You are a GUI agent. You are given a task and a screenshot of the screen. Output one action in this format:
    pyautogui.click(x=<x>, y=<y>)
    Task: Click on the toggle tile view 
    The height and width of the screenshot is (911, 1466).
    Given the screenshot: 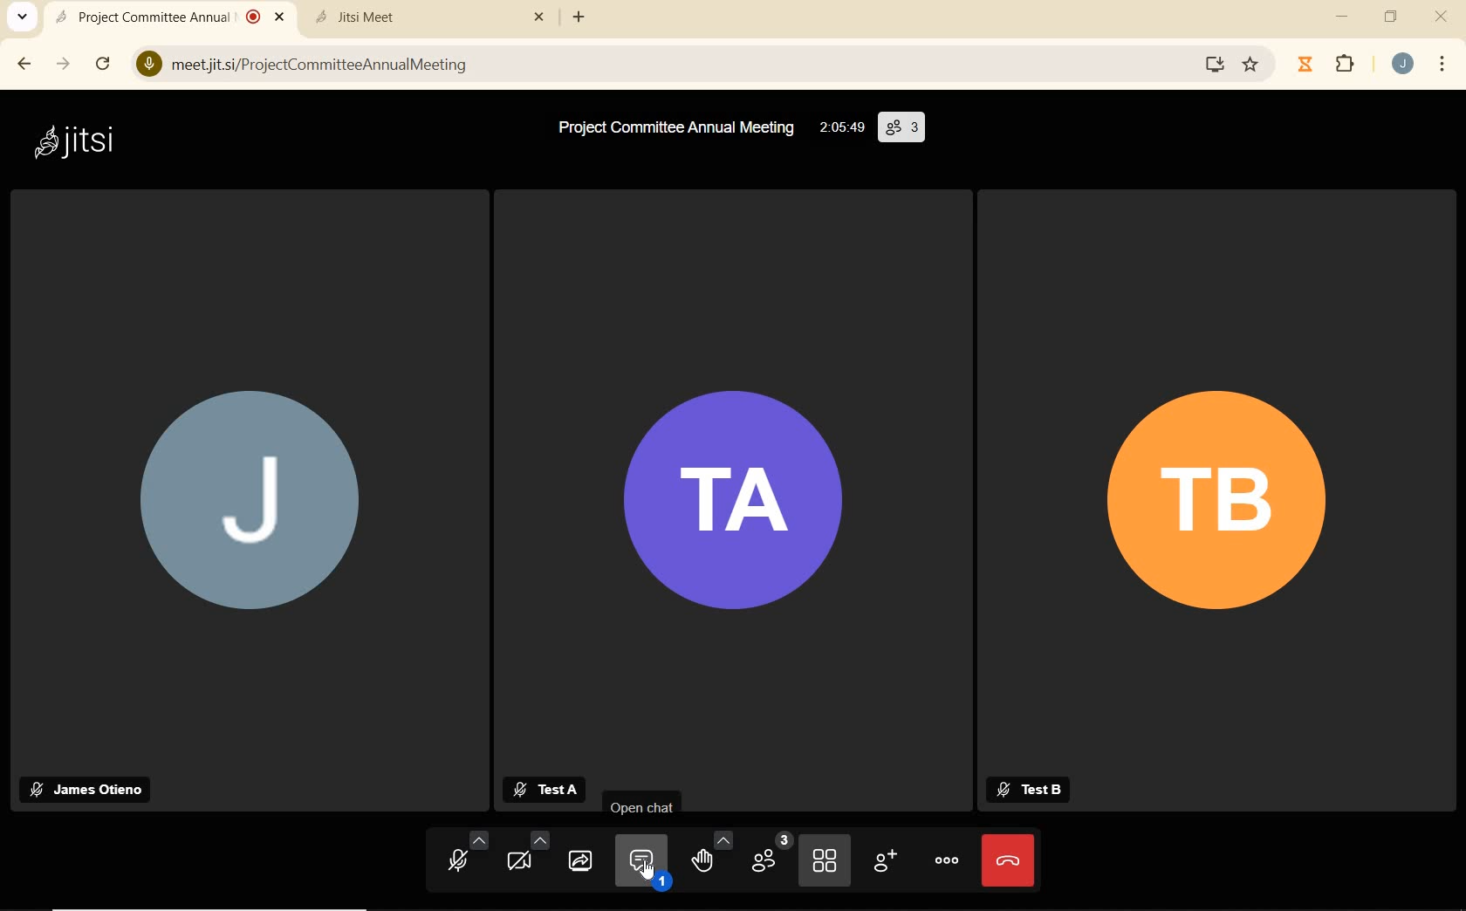 What is the action you would take?
    pyautogui.click(x=825, y=861)
    